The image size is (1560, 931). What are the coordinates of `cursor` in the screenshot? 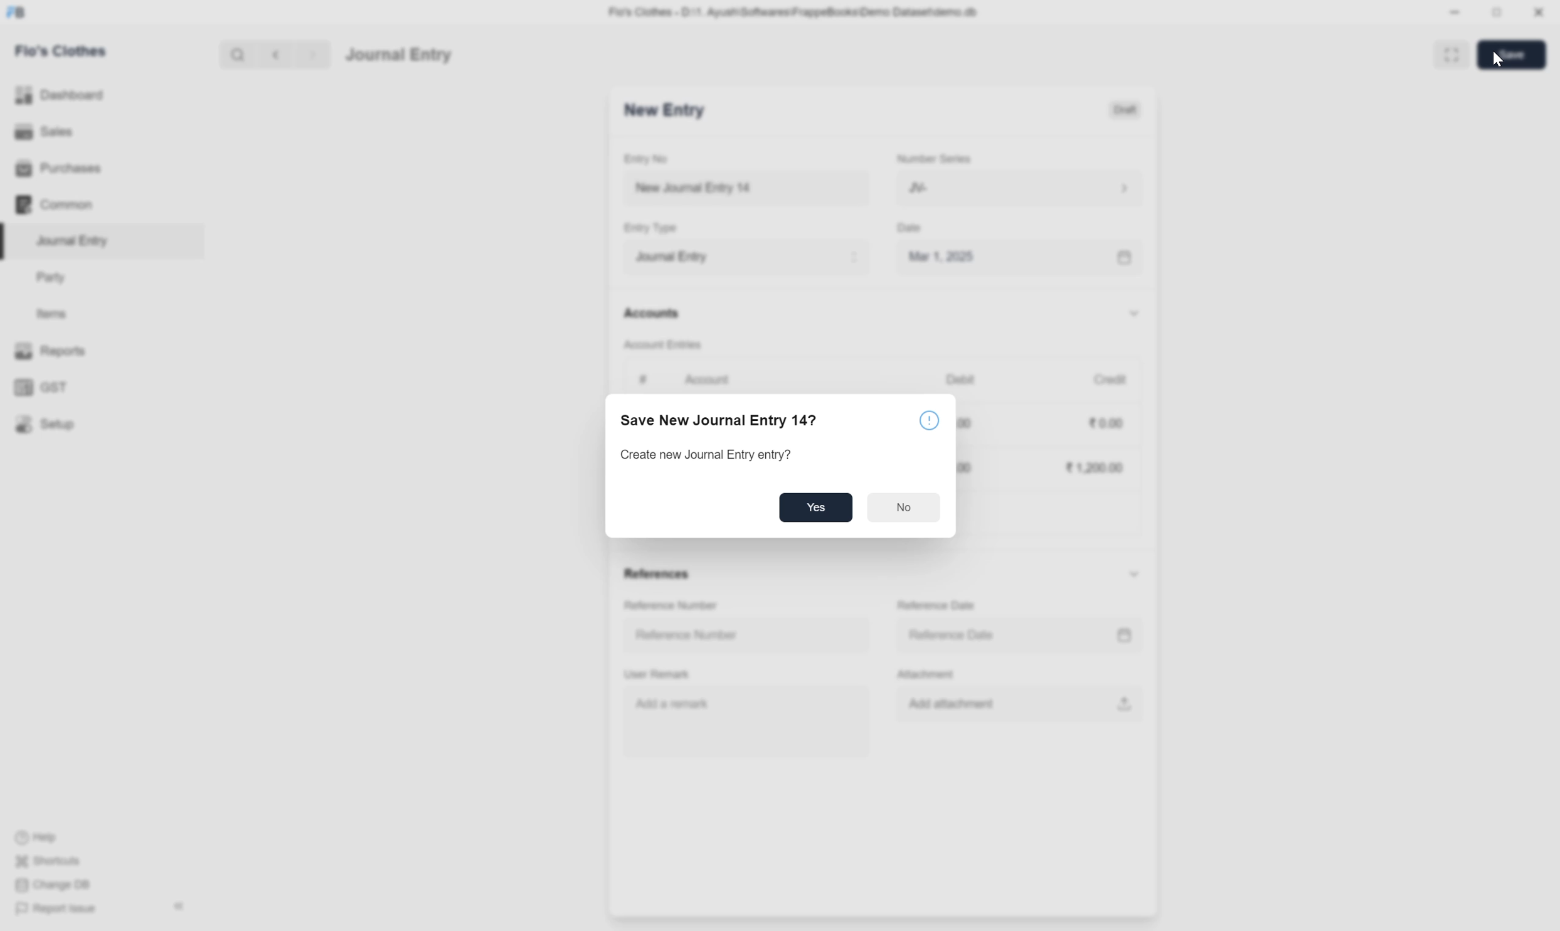 It's located at (1497, 61).